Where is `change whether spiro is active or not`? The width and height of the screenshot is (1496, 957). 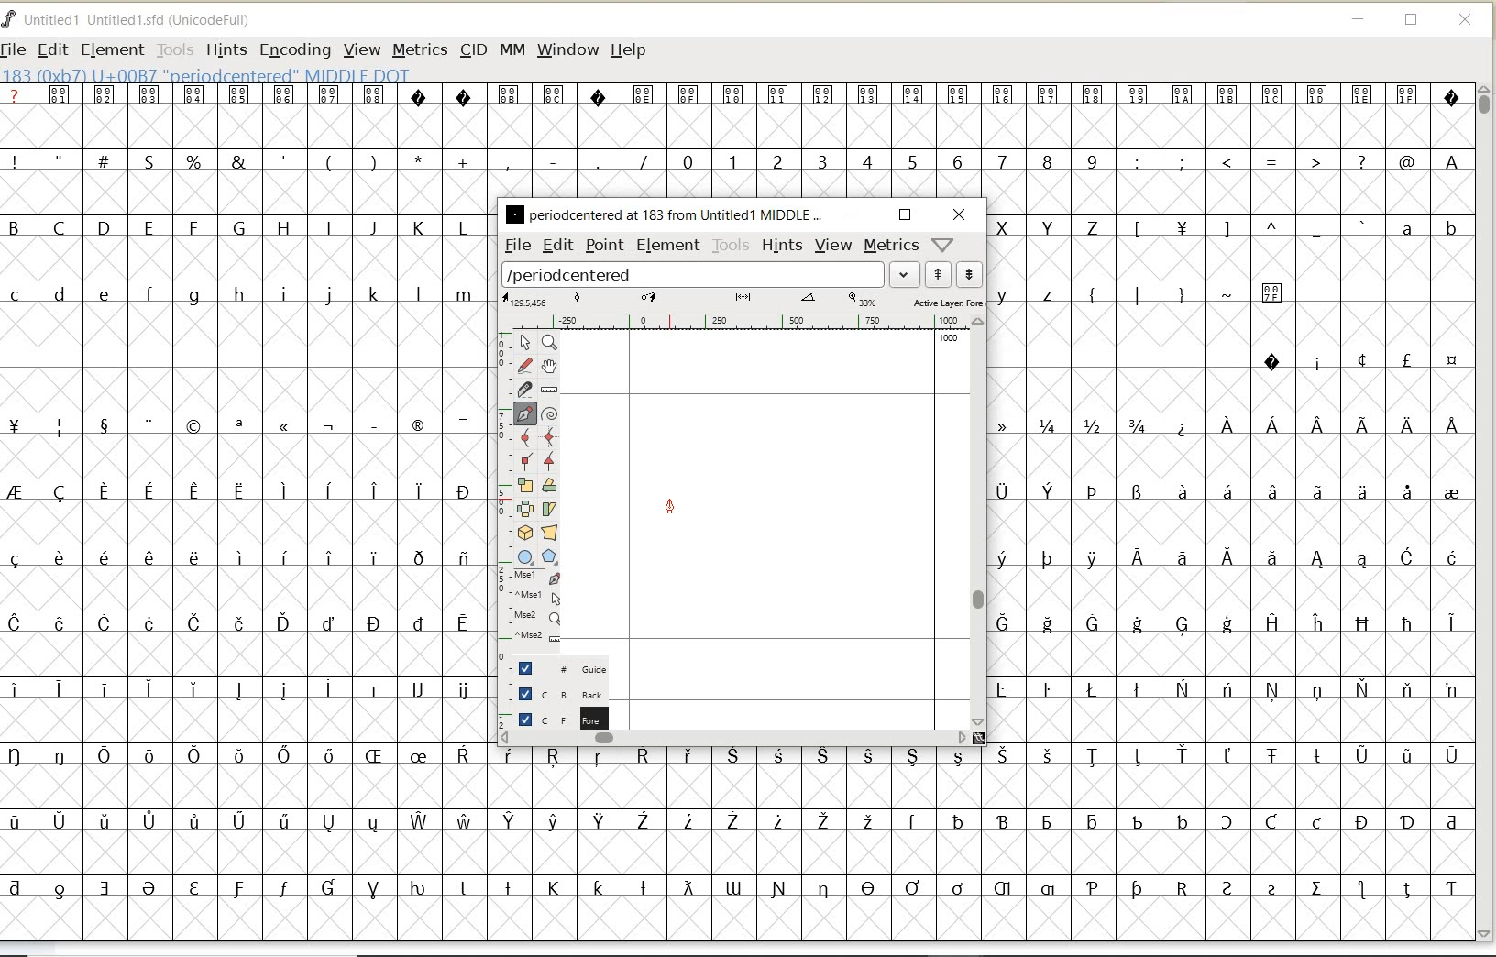
change whether spiro is active or not is located at coordinates (549, 412).